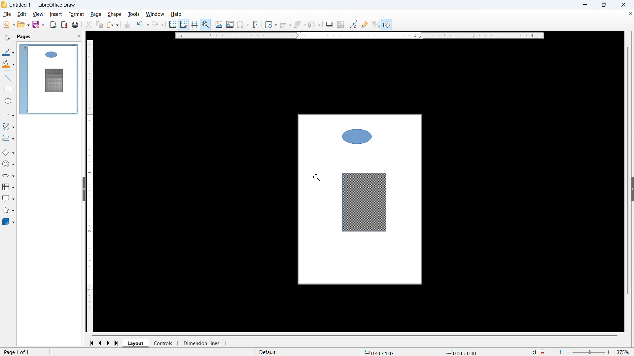  What do you see at coordinates (184, 24) in the screenshot?
I see `Snap to grid ` at bounding box center [184, 24].